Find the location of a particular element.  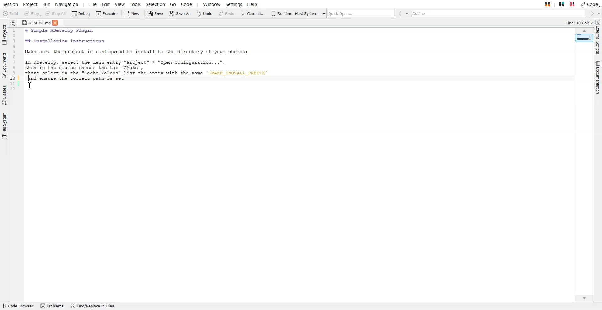

File is located at coordinates (93, 4).